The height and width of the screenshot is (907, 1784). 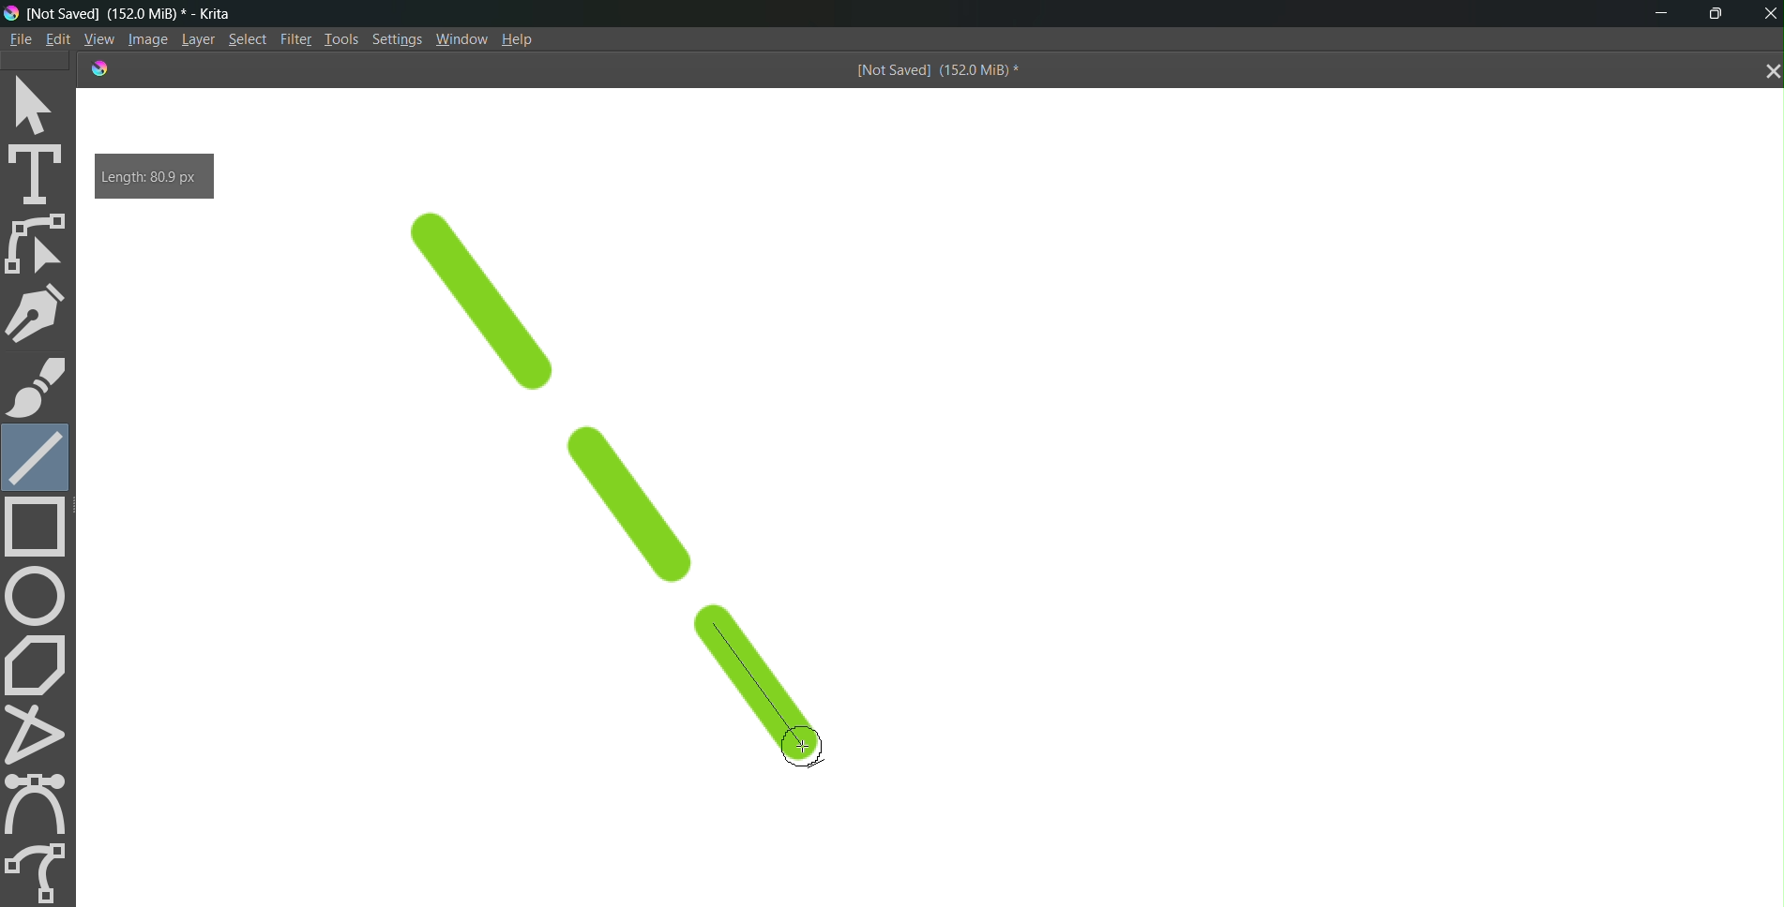 I want to click on line, so click(x=36, y=454).